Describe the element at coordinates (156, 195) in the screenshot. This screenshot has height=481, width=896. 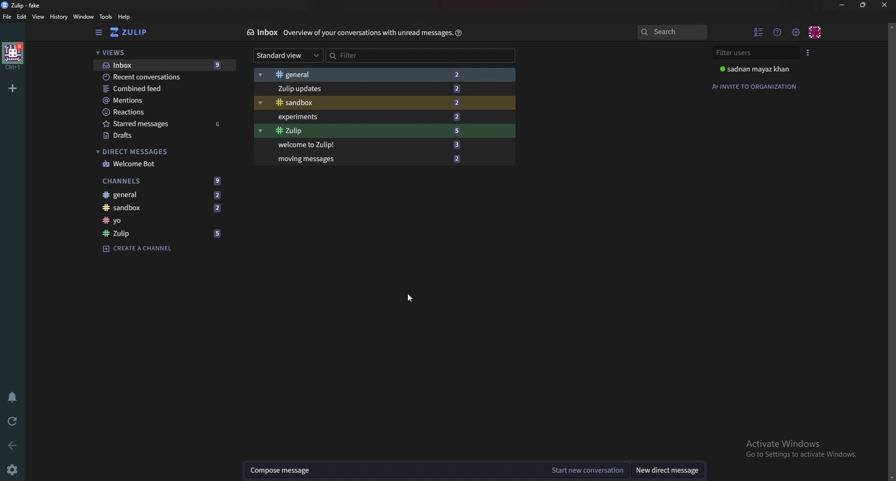
I see `General` at that location.